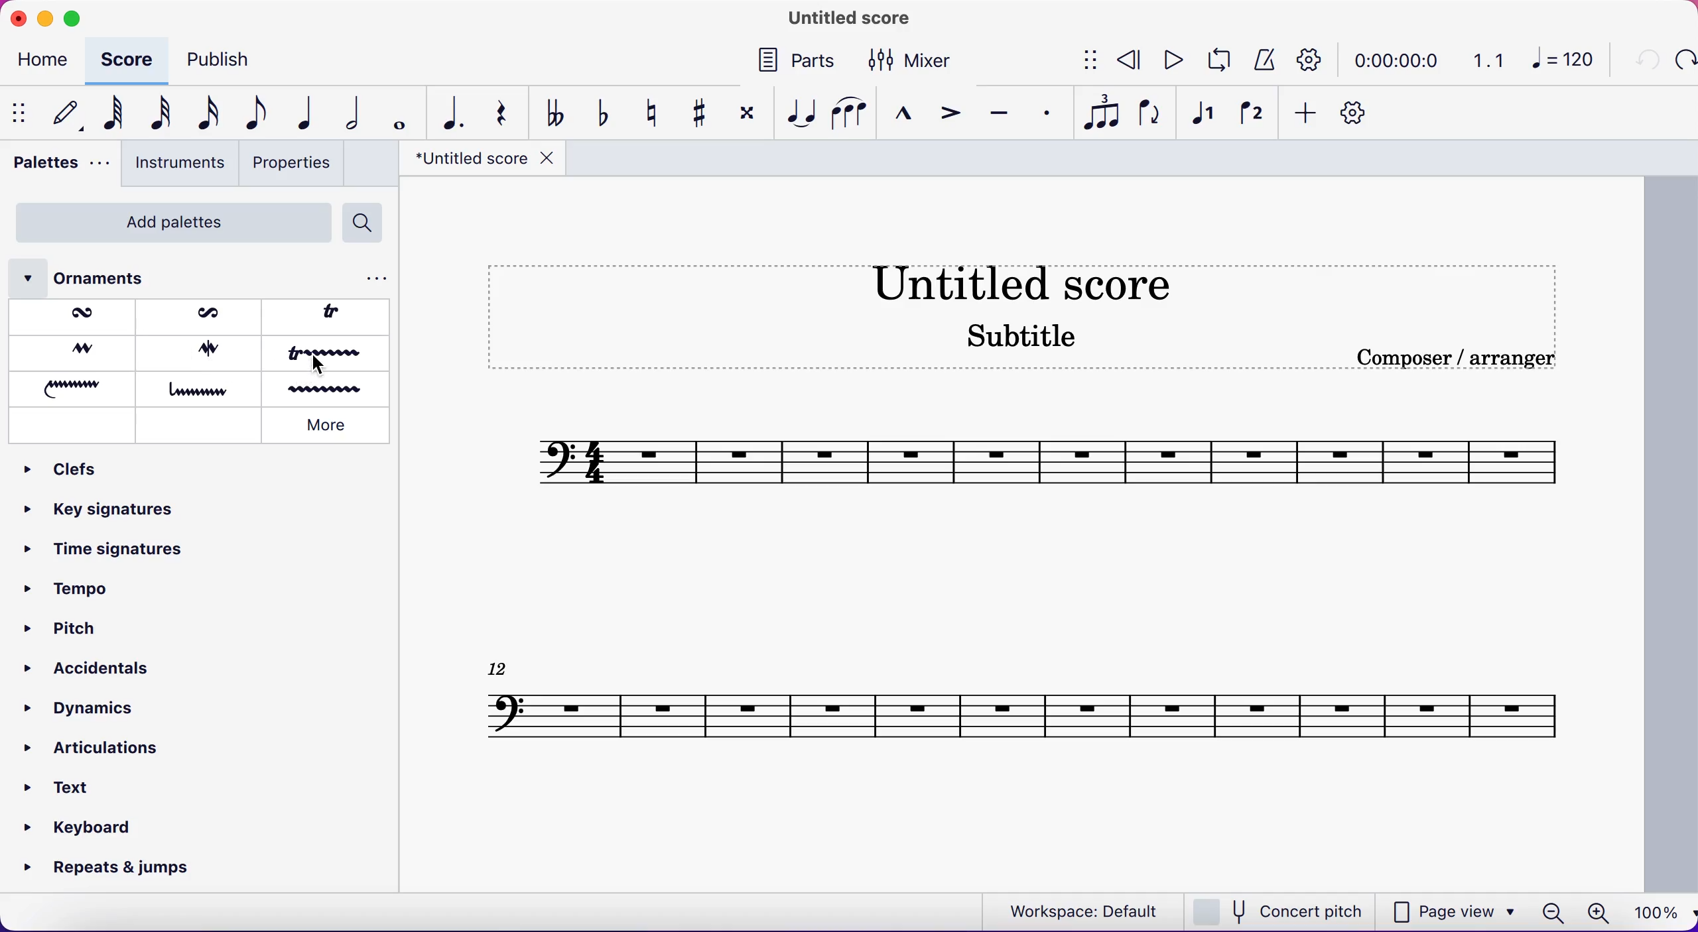  Describe the element at coordinates (44, 16) in the screenshot. I see `minimize` at that location.